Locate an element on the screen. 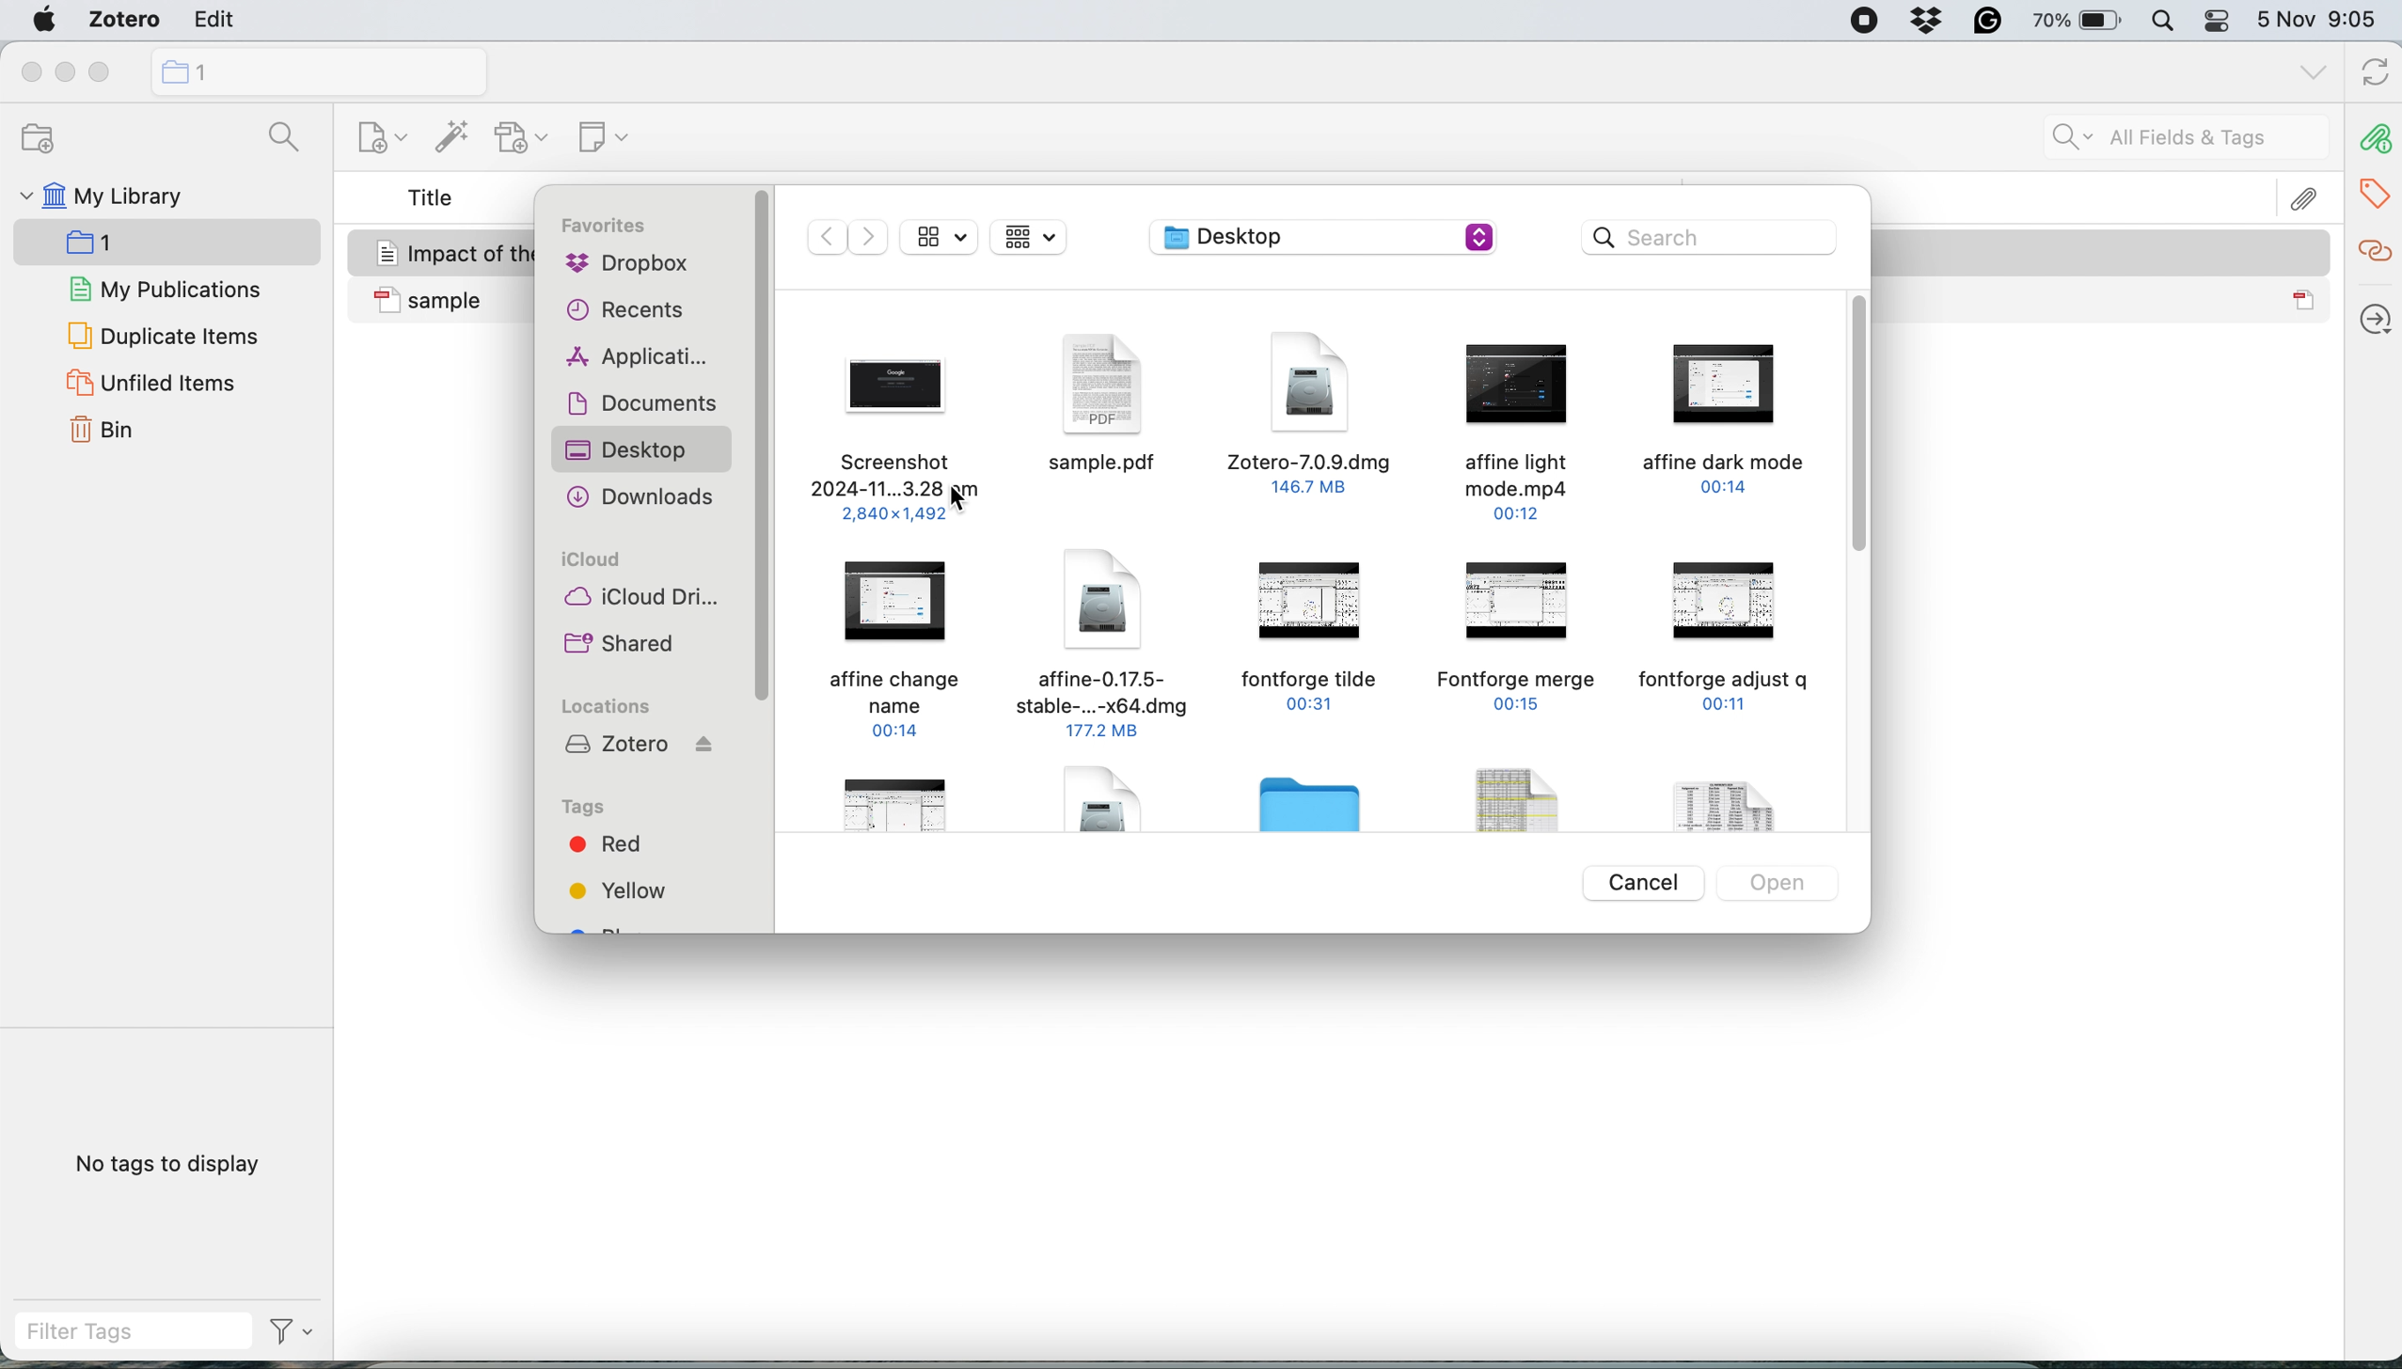 The width and height of the screenshot is (2402, 1369). bin is located at coordinates (110, 432).